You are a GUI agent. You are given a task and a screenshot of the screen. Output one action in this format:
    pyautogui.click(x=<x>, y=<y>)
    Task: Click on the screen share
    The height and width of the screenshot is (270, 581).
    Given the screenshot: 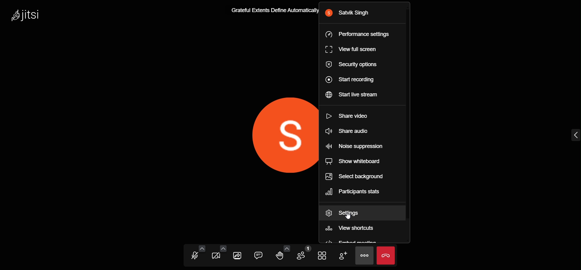 What is the action you would take?
    pyautogui.click(x=237, y=256)
    